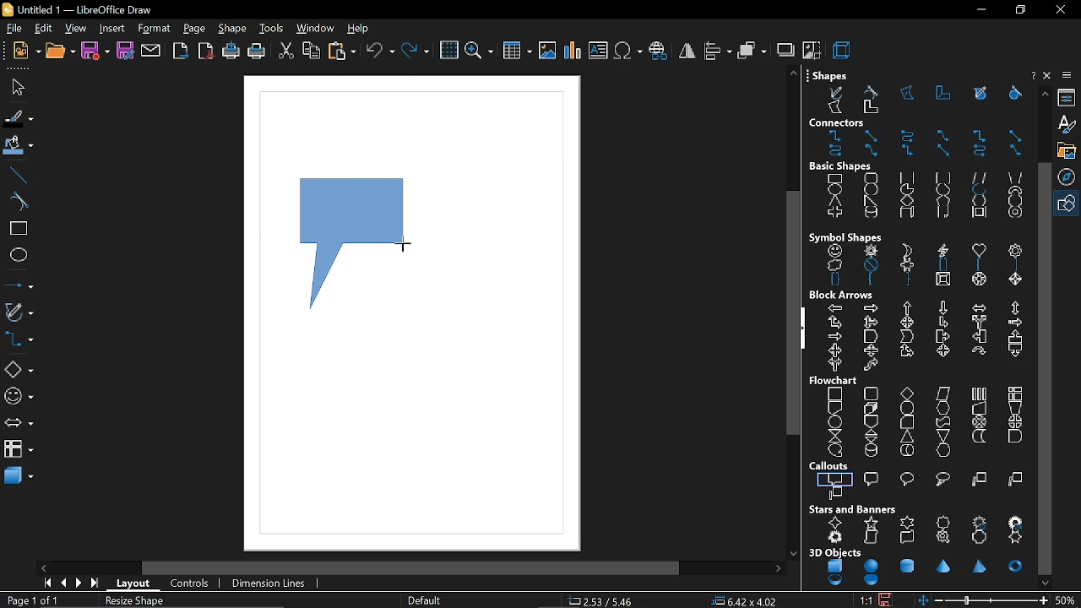 The width and height of the screenshot is (1081, 608). What do you see at coordinates (909, 478) in the screenshot?
I see `round` at bounding box center [909, 478].